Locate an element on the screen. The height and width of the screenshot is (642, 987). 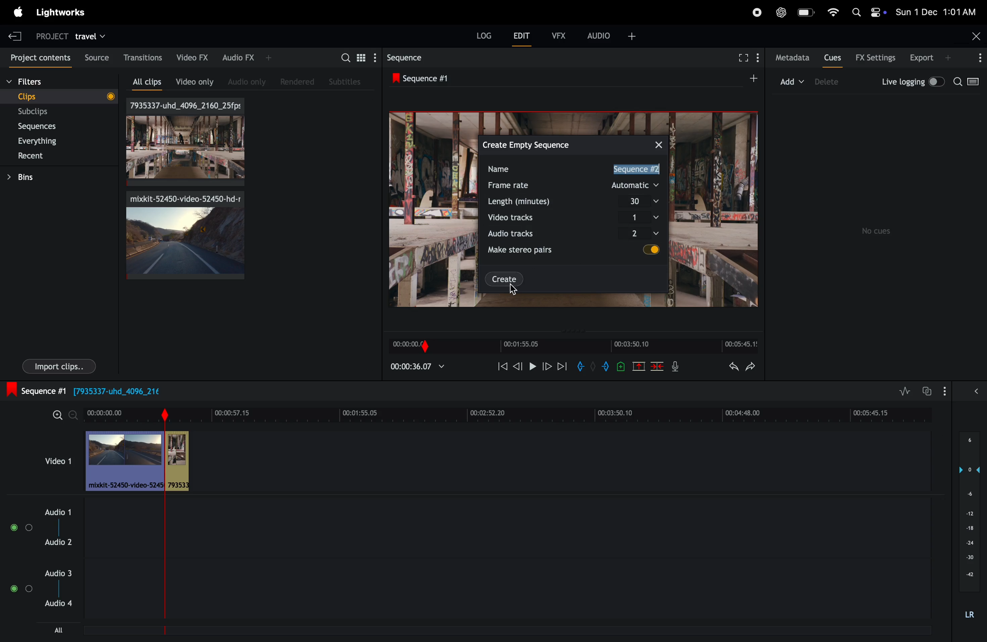
subtitles is located at coordinates (346, 82).